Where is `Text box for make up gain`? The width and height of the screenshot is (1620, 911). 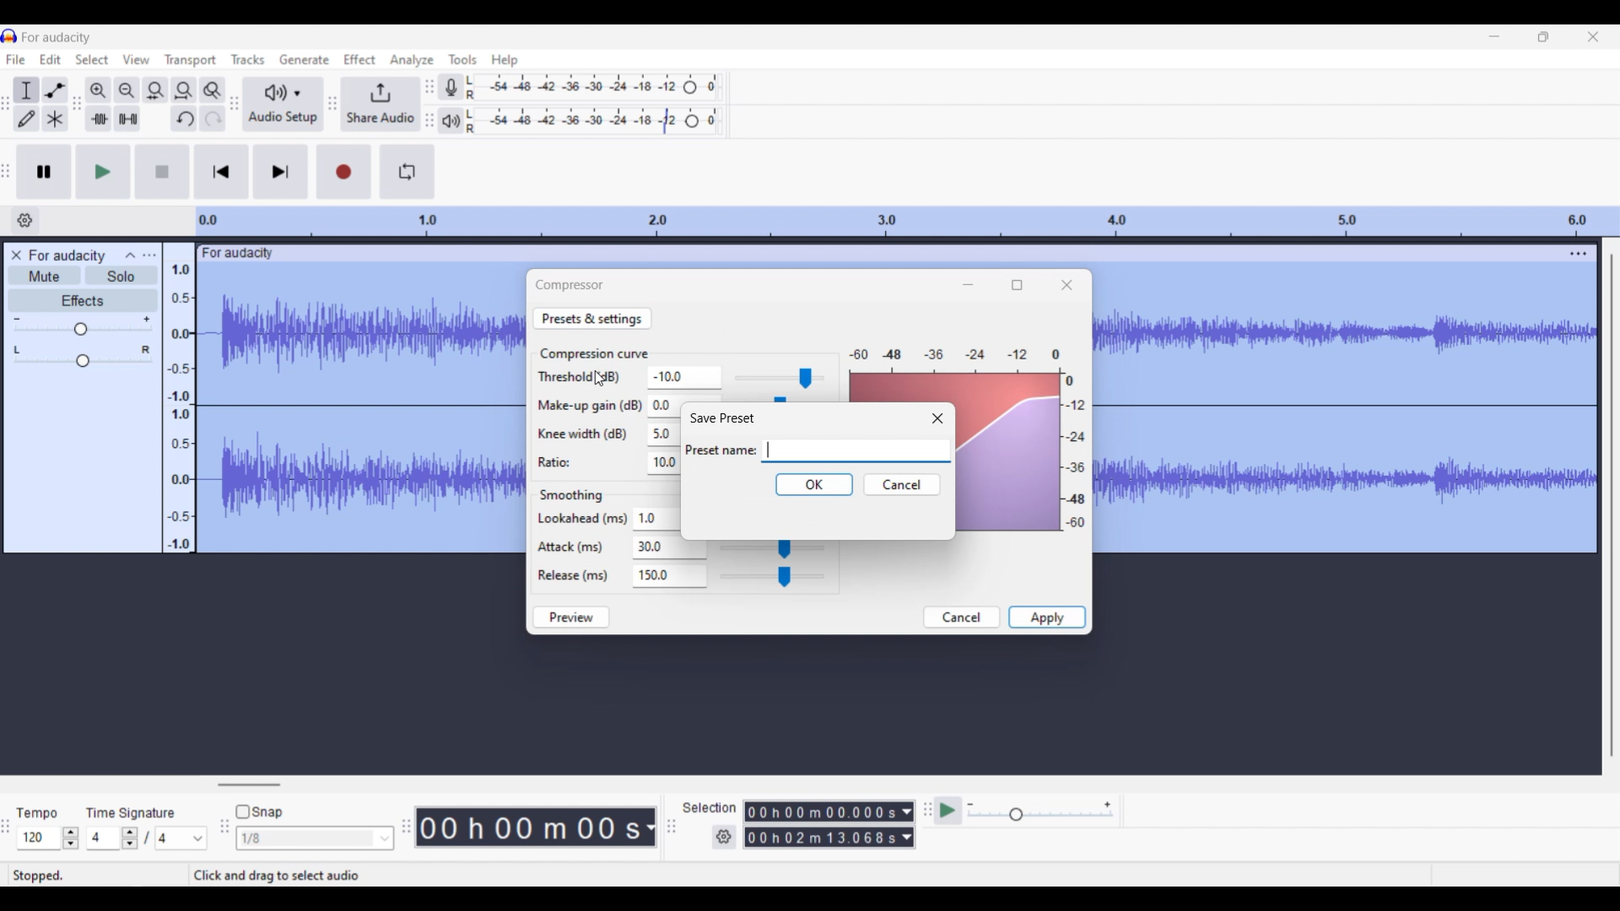 Text box for make up gain is located at coordinates (664, 406).